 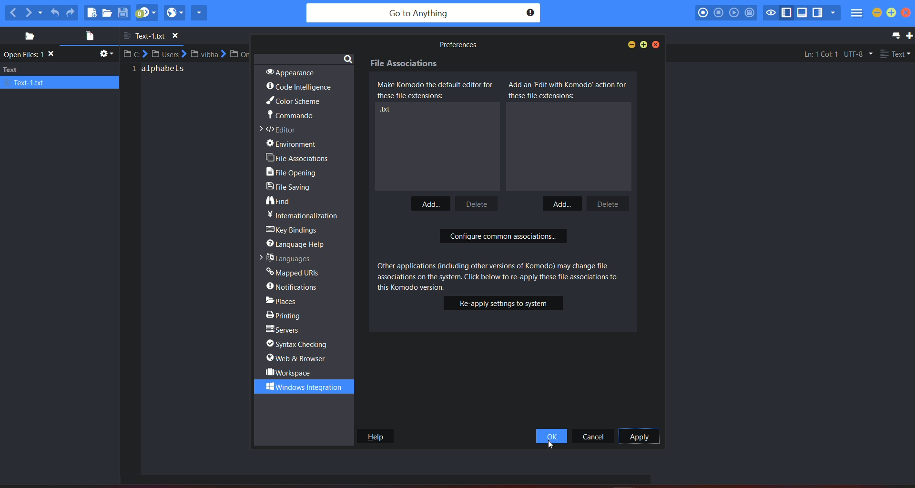 What do you see at coordinates (31, 55) in the screenshot?
I see `text` at bounding box center [31, 55].